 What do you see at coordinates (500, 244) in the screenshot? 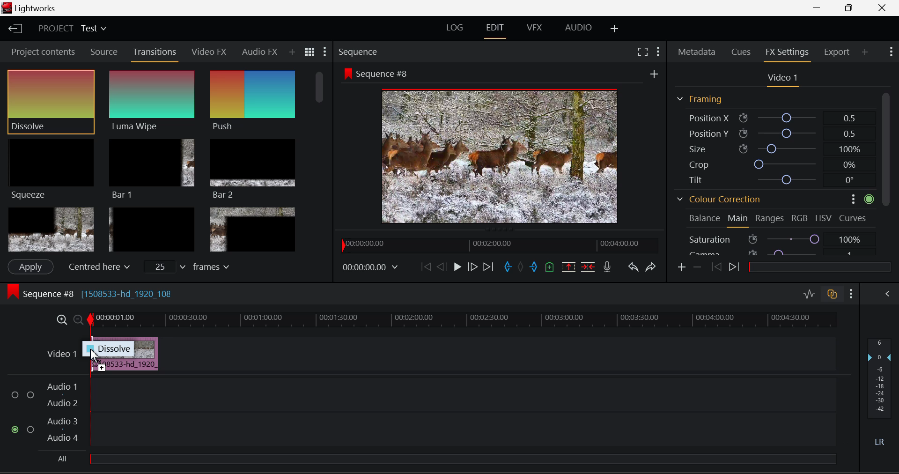
I see `Project Timeline Navigator` at bounding box center [500, 244].